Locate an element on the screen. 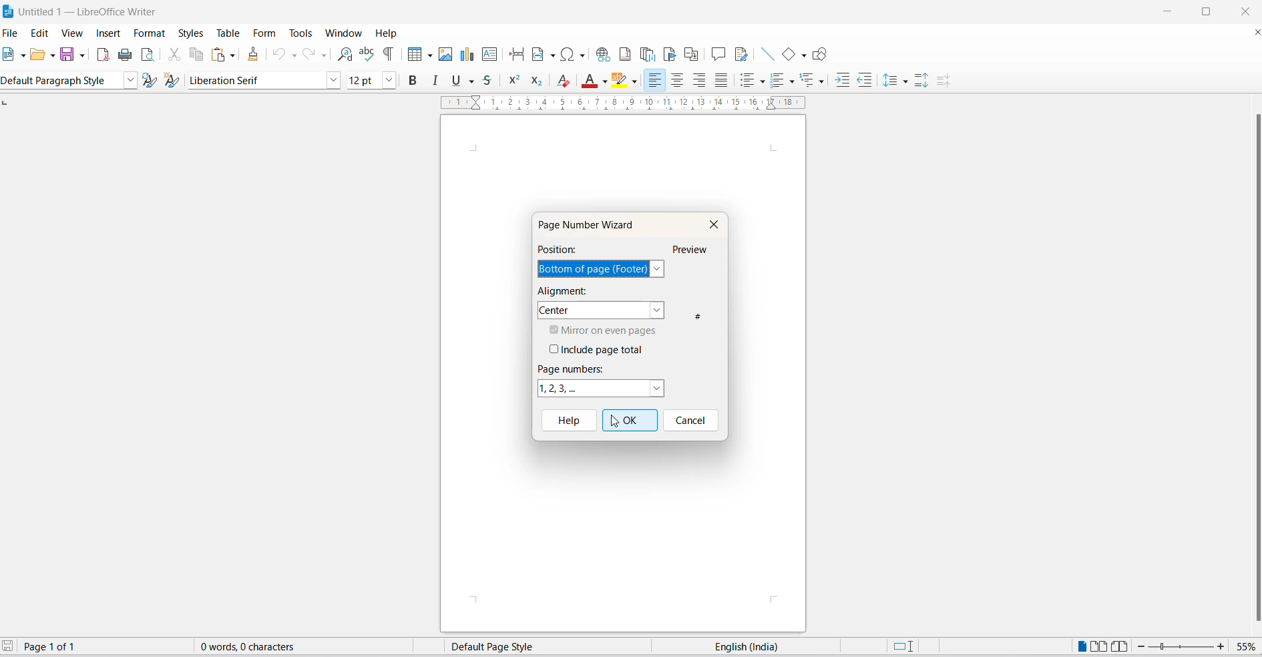 The width and height of the screenshot is (1262, 657). underline  is located at coordinates (454, 81).